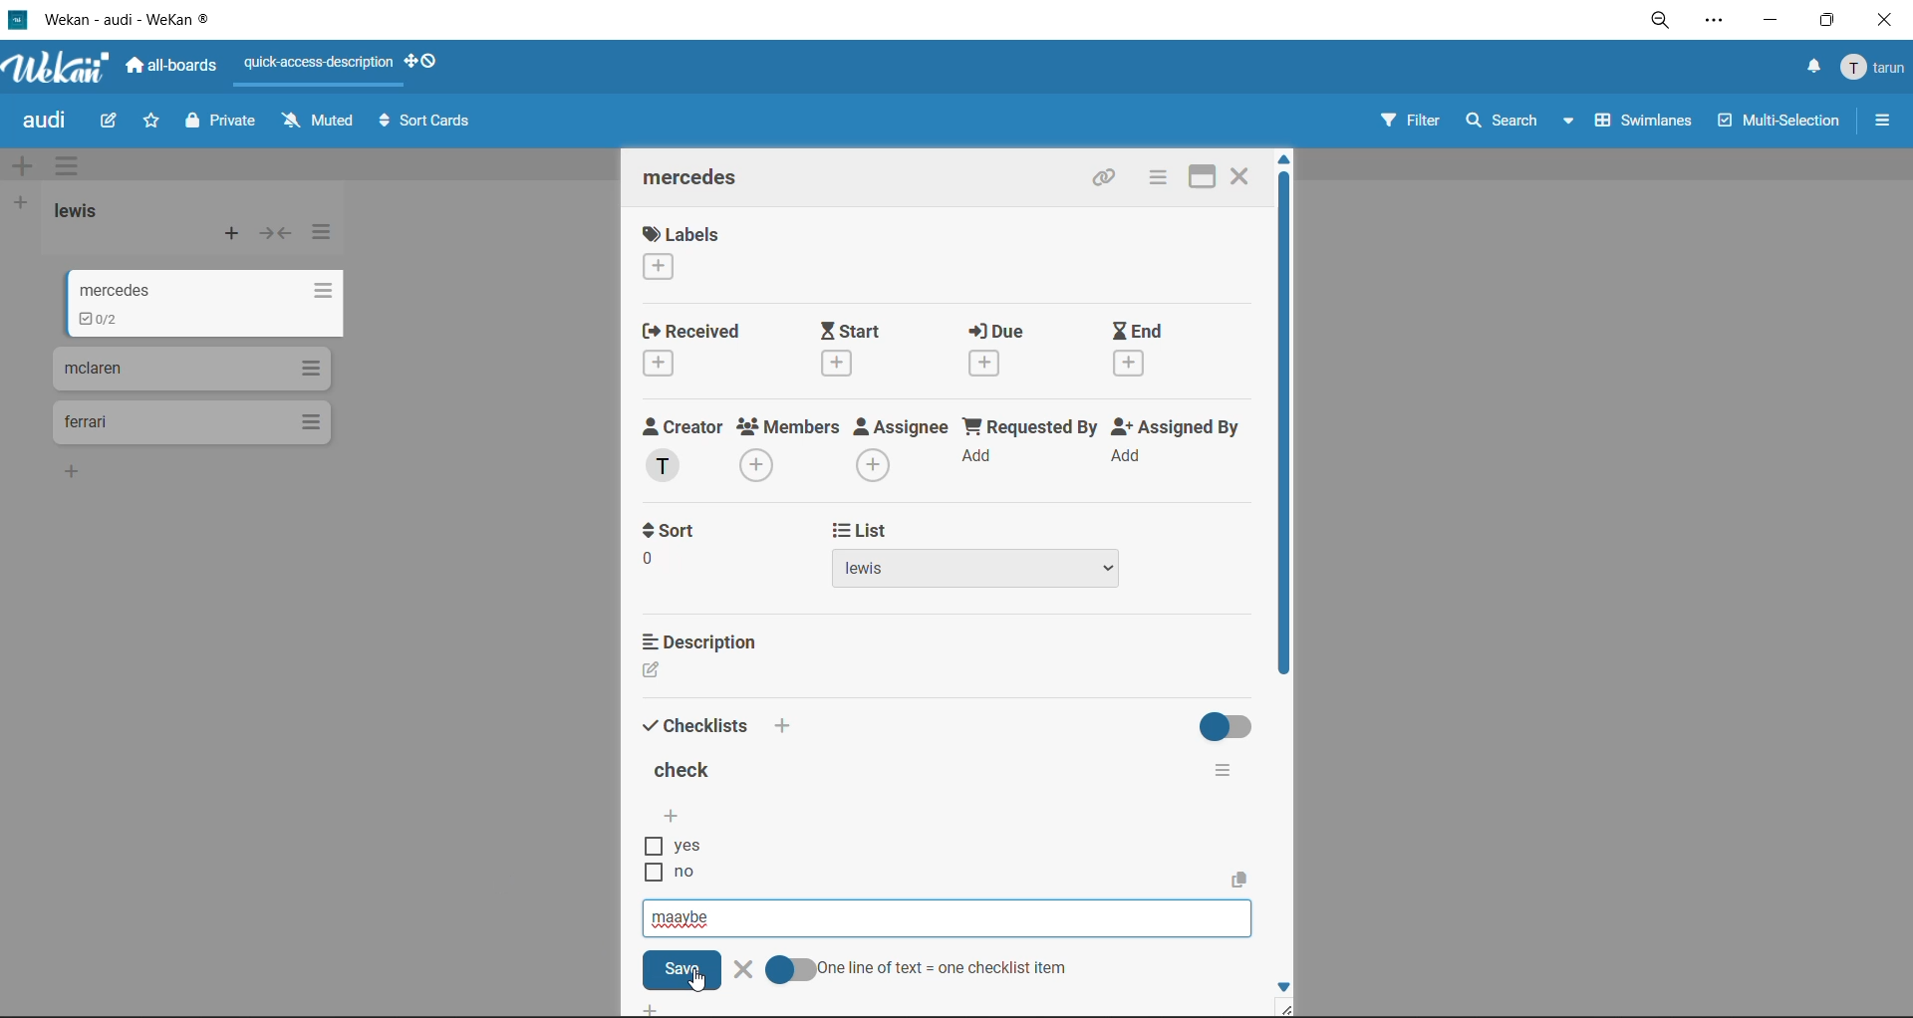 This screenshot has width=1913, height=1018. What do you see at coordinates (789, 429) in the screenshot?
I see `members` at bounding box center [789, 429].